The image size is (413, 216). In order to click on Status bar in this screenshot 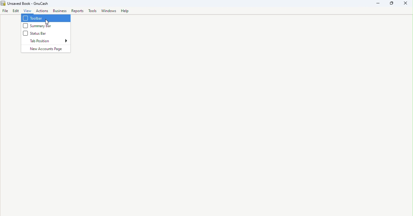, I will do `click(40, 34)`.